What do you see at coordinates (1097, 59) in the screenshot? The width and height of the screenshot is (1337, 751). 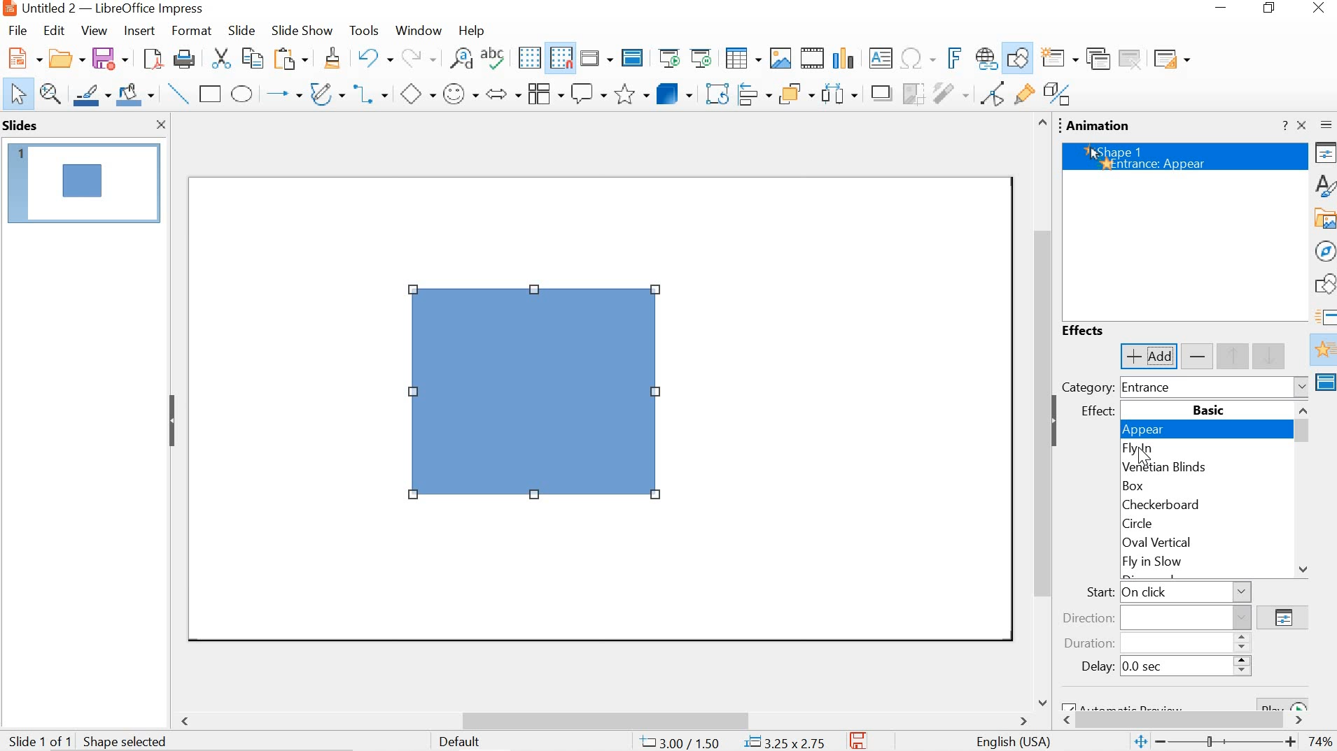 I see `duplicate slide` at bounding box center [1097, 59].